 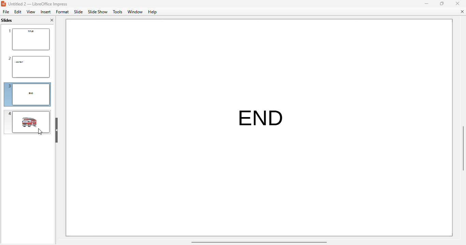 I want to click on close, so click(x=457, y=3).